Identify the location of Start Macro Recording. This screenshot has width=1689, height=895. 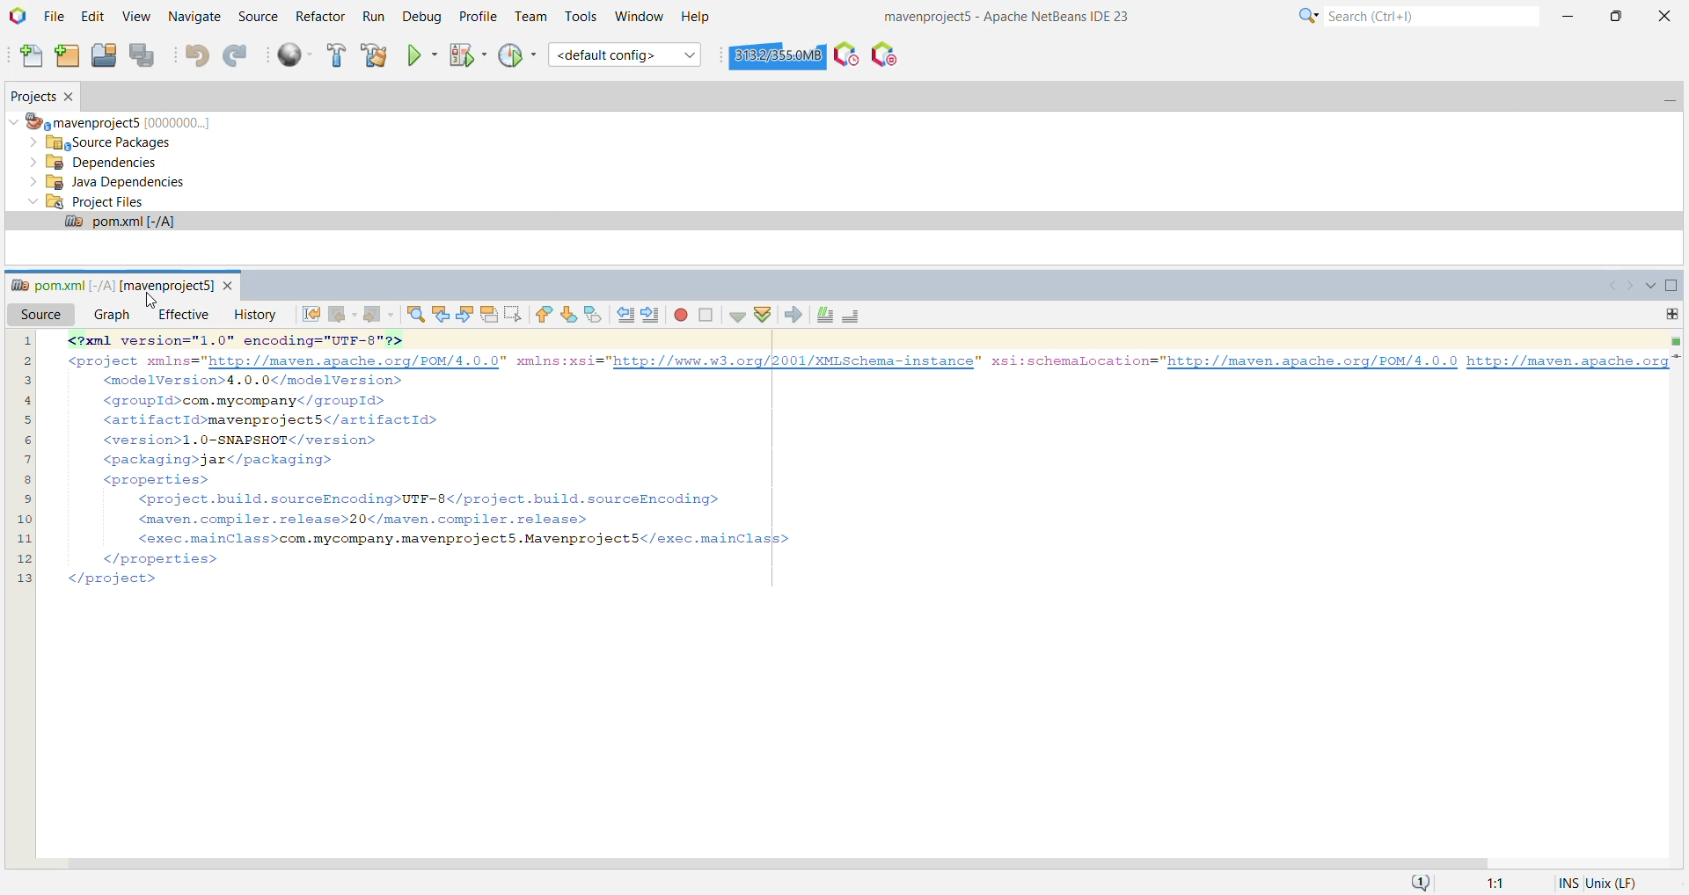
(680, 316).